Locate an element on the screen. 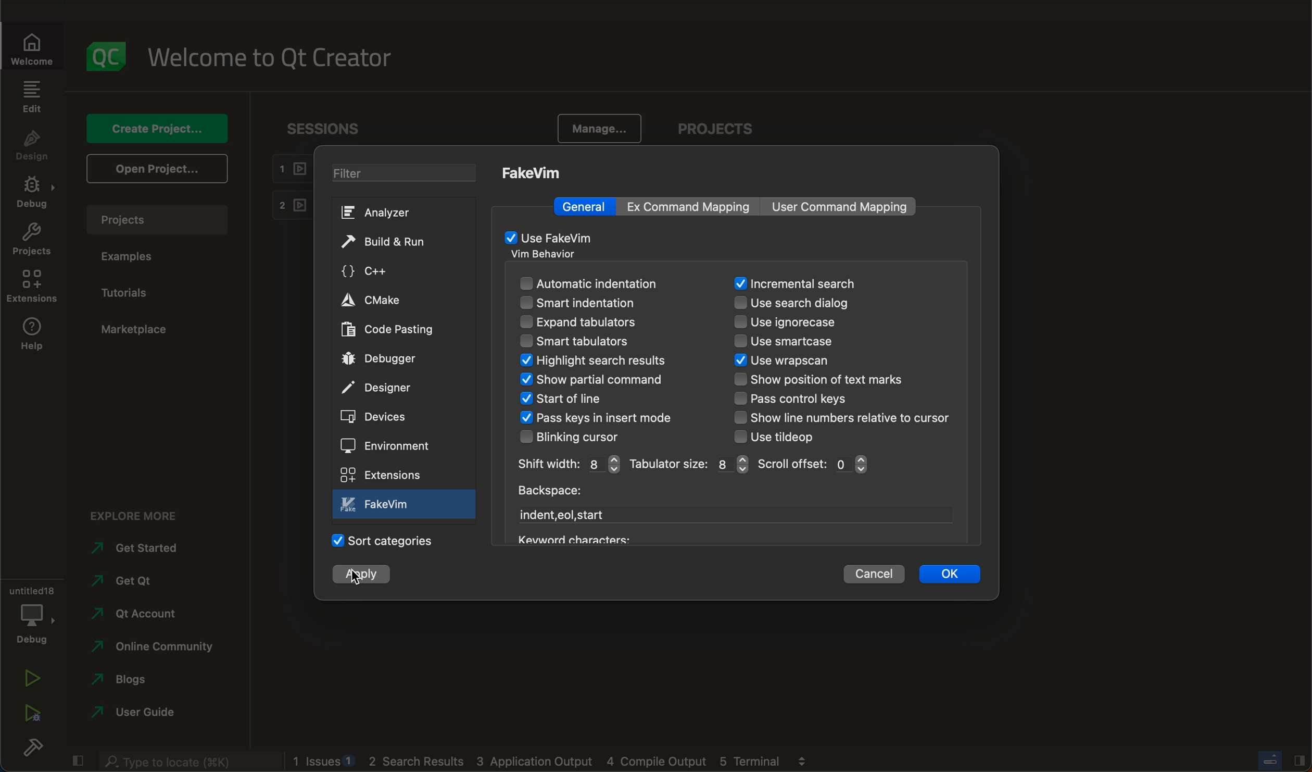 This screenshot has width=1312, height=772. build and run is located at coordinates (391, 243).